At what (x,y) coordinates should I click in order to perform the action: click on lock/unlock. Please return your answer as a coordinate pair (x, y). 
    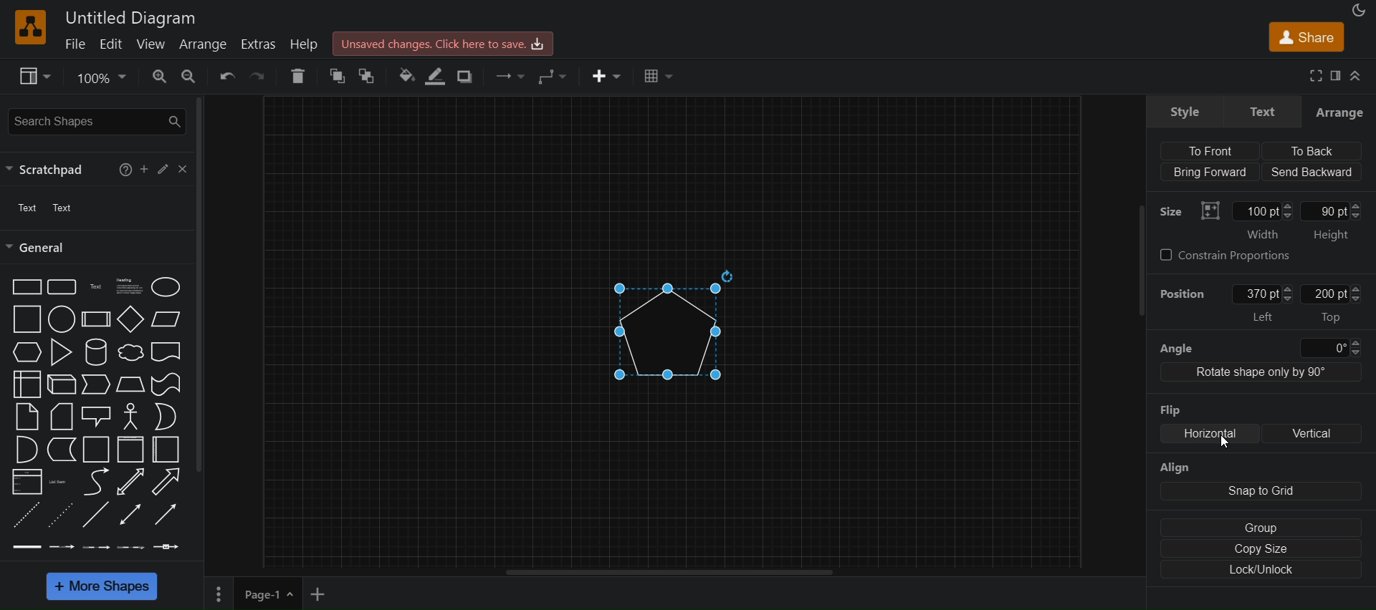
    Looking at the image, I should click on (1261, 569).